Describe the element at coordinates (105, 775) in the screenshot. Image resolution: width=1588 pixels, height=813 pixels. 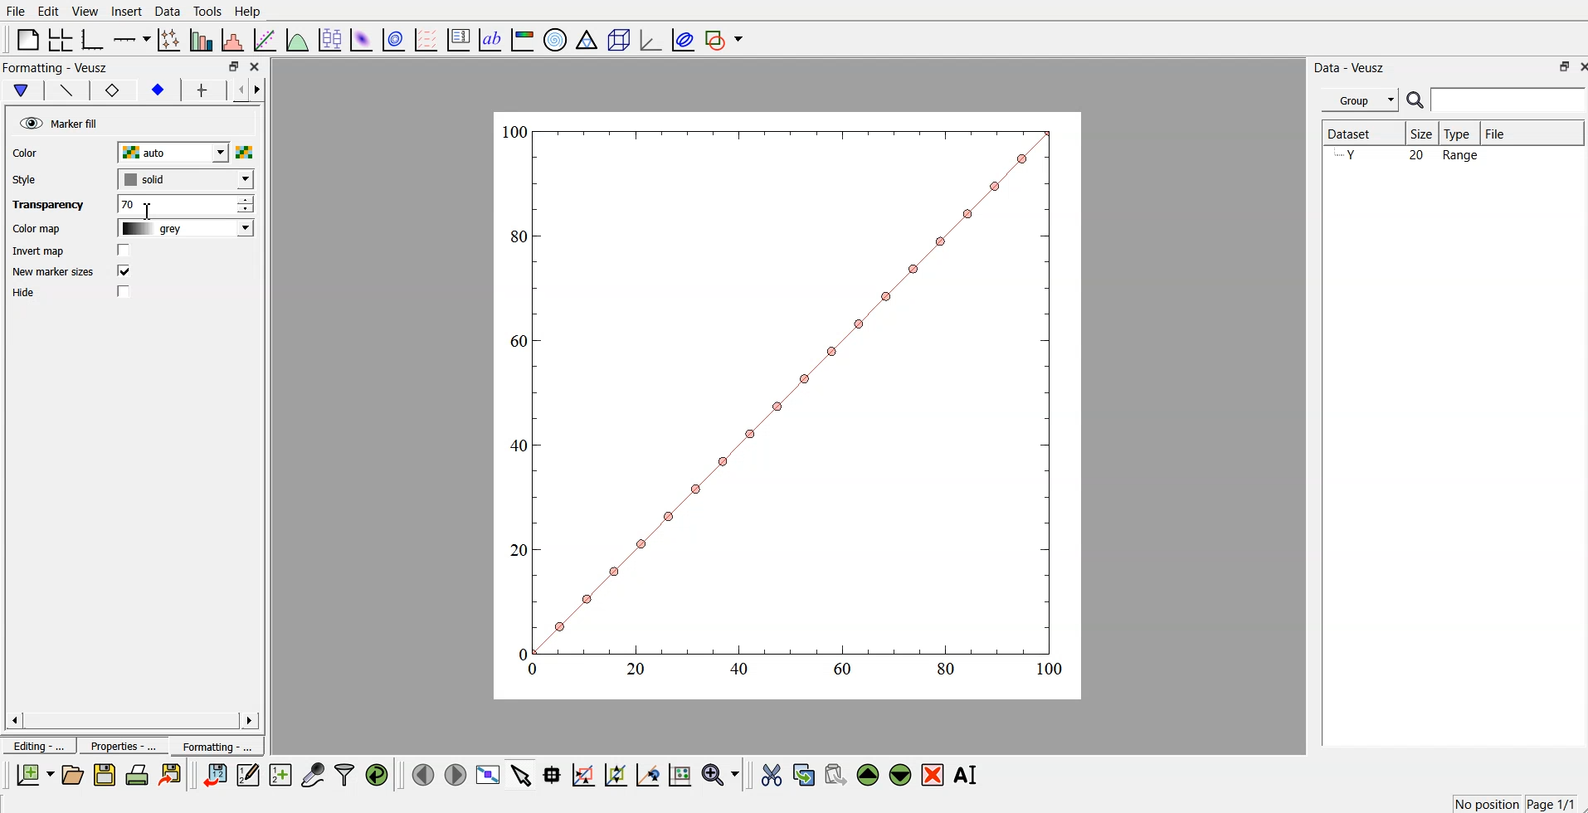
I see `Save` at that location.